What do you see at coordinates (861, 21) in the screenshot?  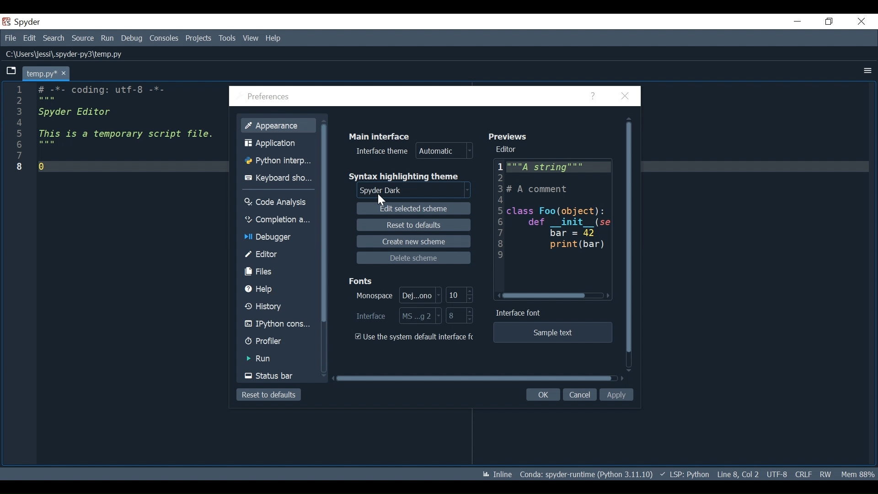 I see `Close` at bounding box center [861, 21].